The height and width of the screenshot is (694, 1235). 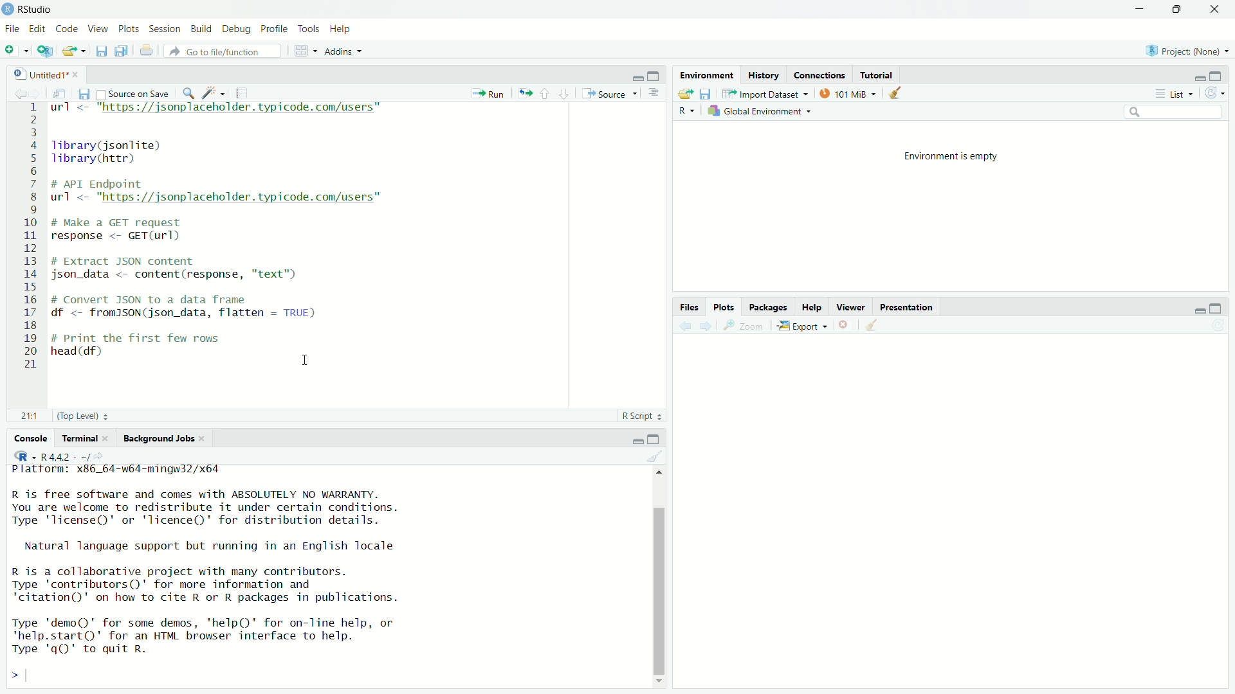 What do you see at coordinates (843, 326) in the screenshot?
I see `Delete` at bounding box center [843, 326].